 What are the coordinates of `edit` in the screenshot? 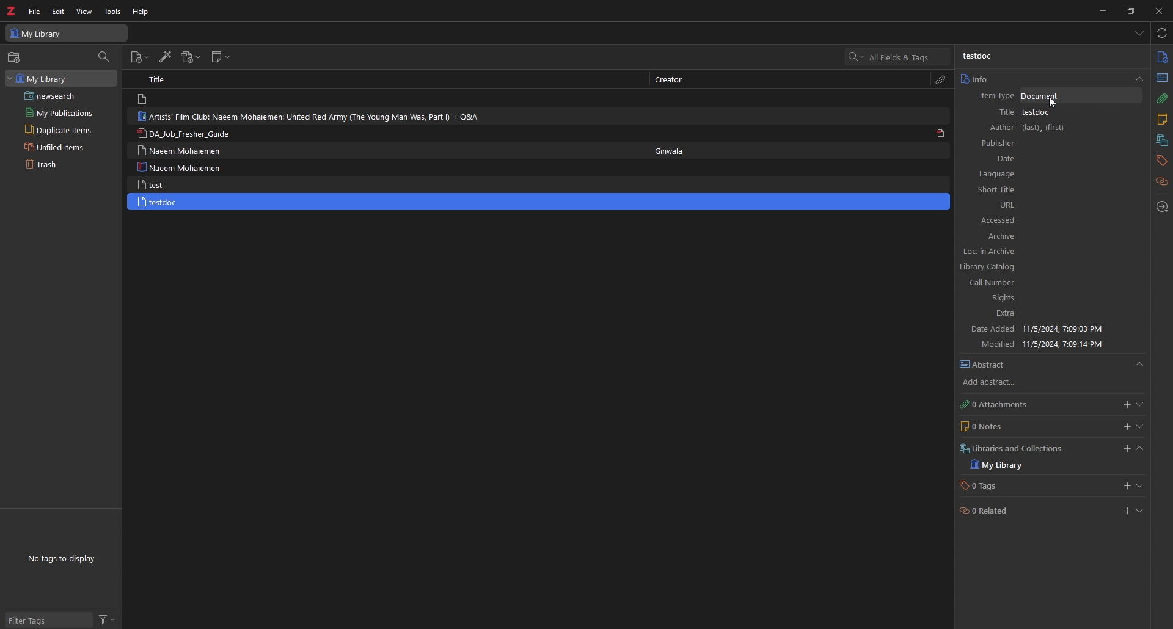 It's located at (58, 11).